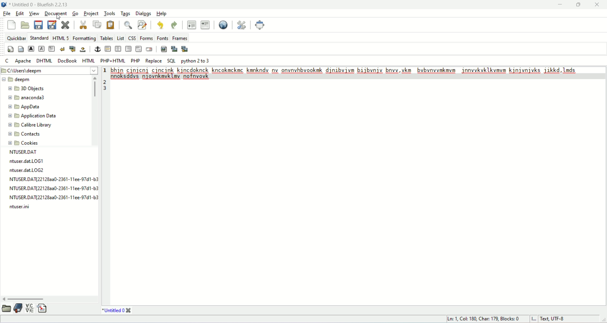 This screenshot has height=323, width=607. Describe the element at coordinates (31, 153) in the screenshot. I see `file` at that location.